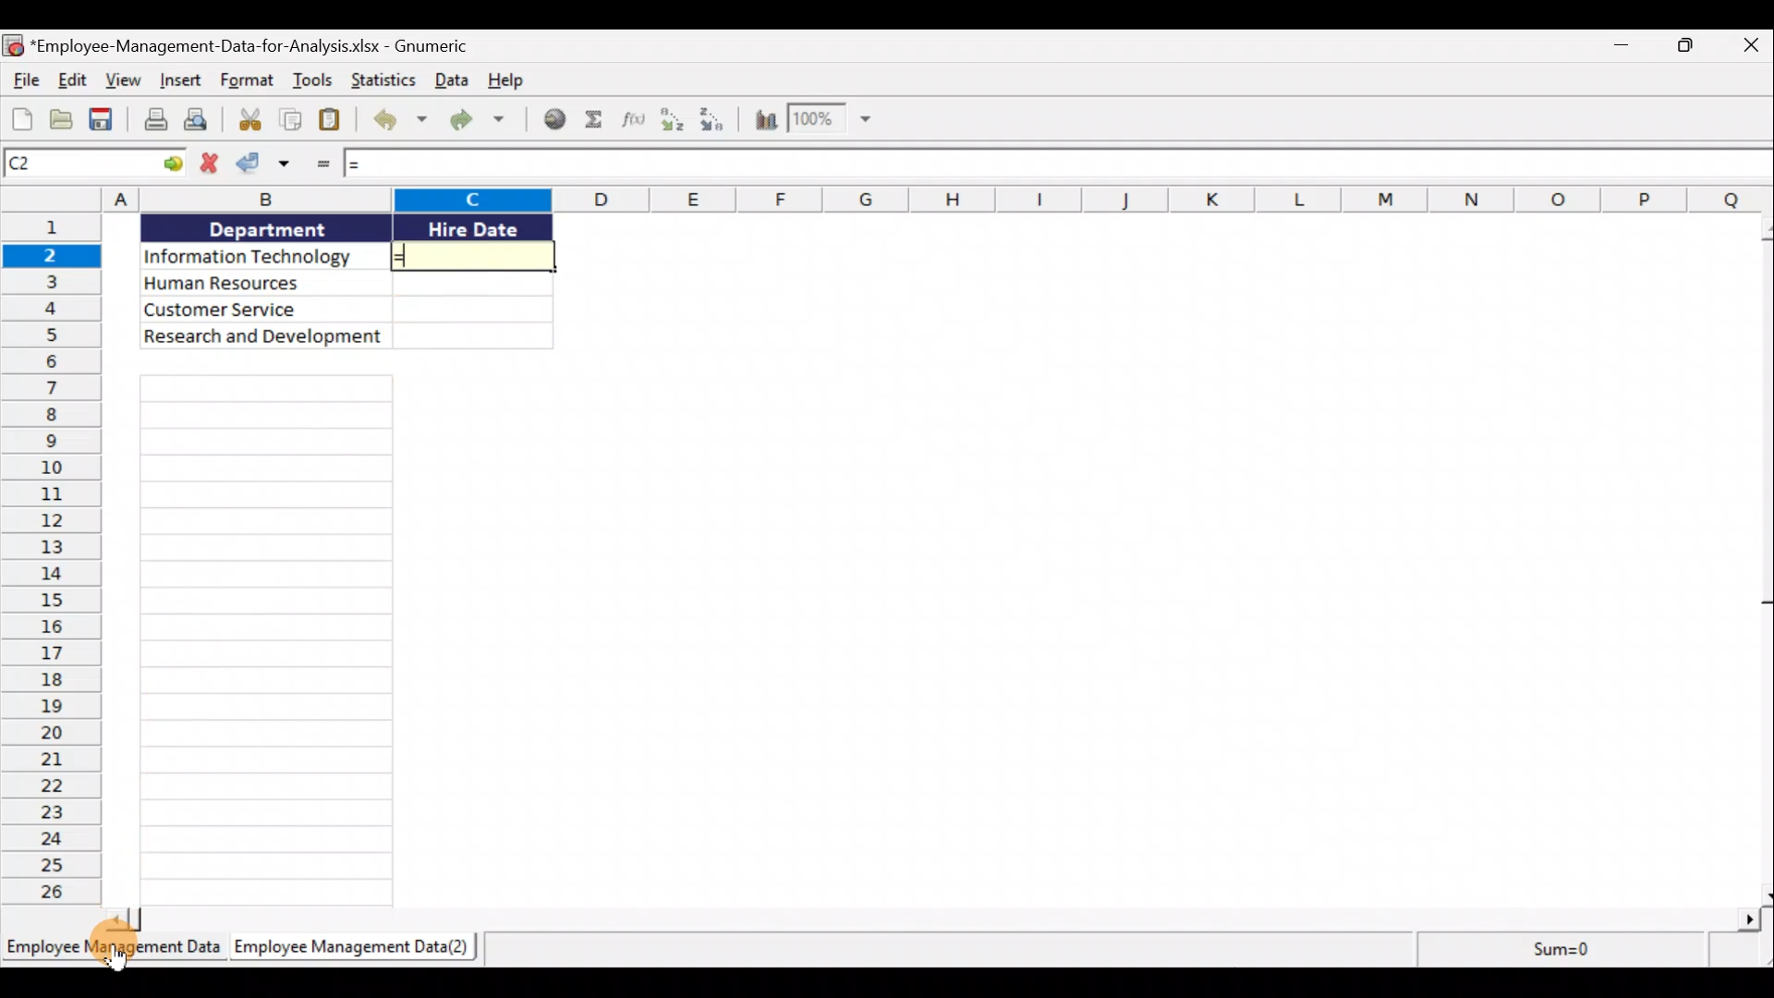 This screenshot has width=1774, height=998. What do you see at coordinates (317, 80) in the screenshot?
I see `Tools` at bounding box center [317, 80].